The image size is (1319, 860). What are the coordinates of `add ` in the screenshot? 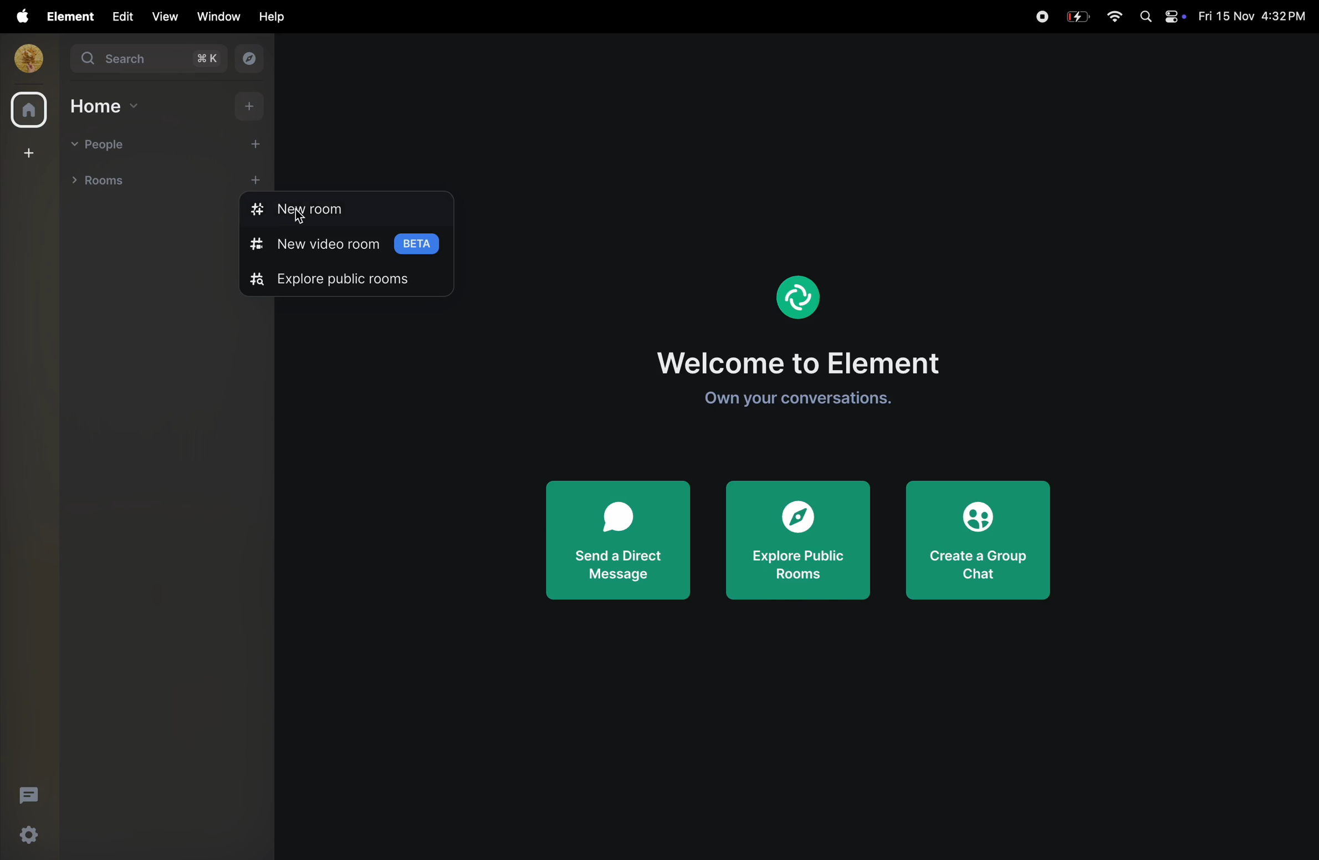 It's located at (255, 146).